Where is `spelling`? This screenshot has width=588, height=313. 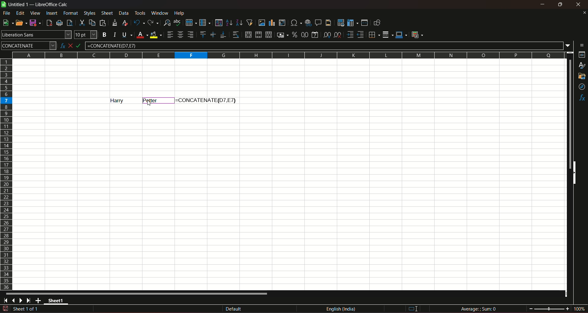
spelling is located at coordinates (178, 23).